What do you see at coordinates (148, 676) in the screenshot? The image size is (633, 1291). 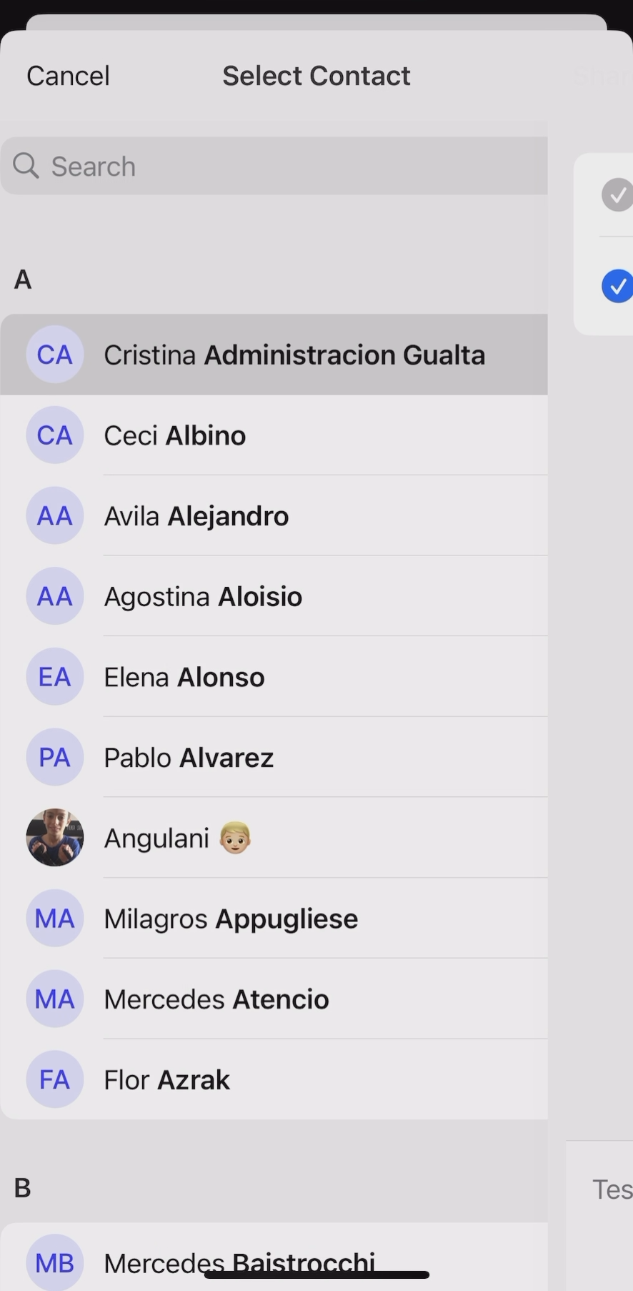 I see `Elena Alonso` at bounding box center [148, 676].